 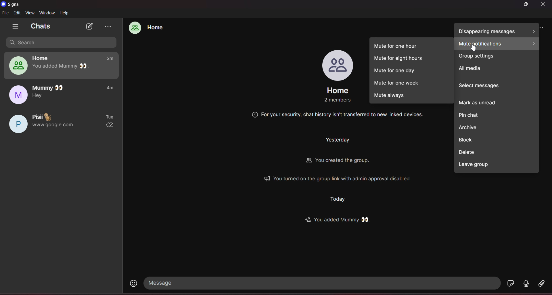 What do you see at coordinates (62, 42) in the screenshot?
I see `search` at bounding box center [62, 42].